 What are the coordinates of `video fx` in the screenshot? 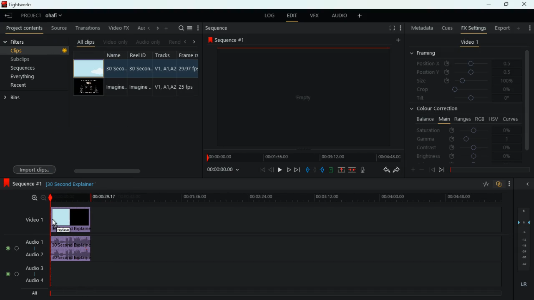 It's located at (119, 28).